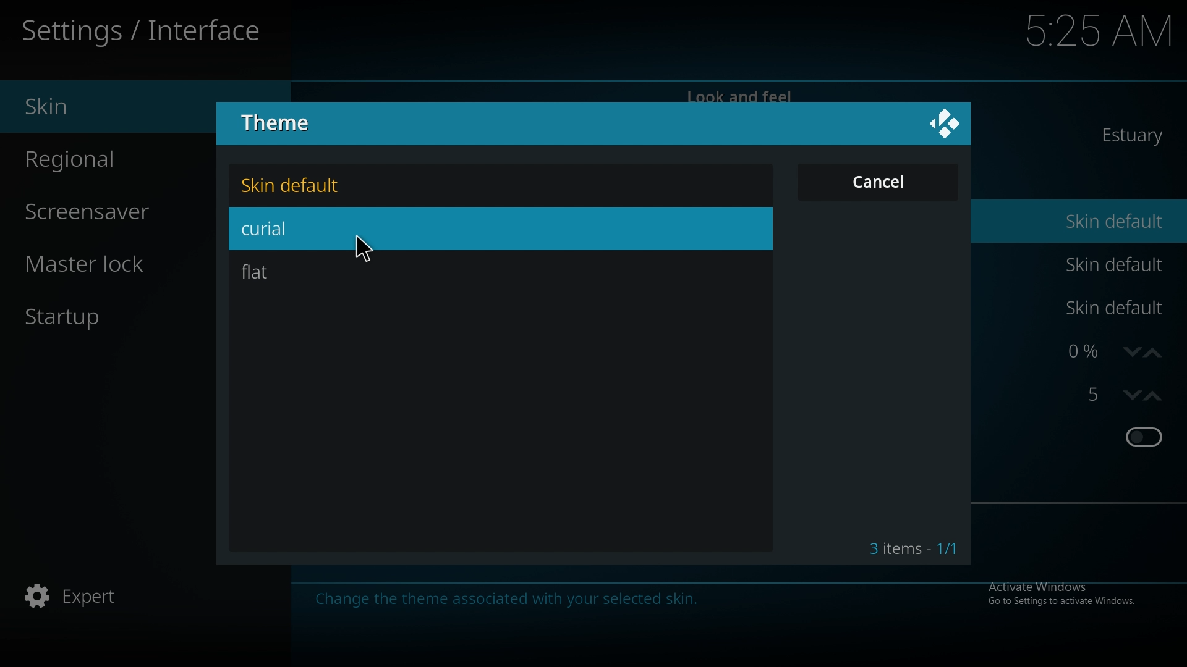 The height and width of the screenshot is (667, 1187). I want to click on decrease zoom, so click(1130, 350).